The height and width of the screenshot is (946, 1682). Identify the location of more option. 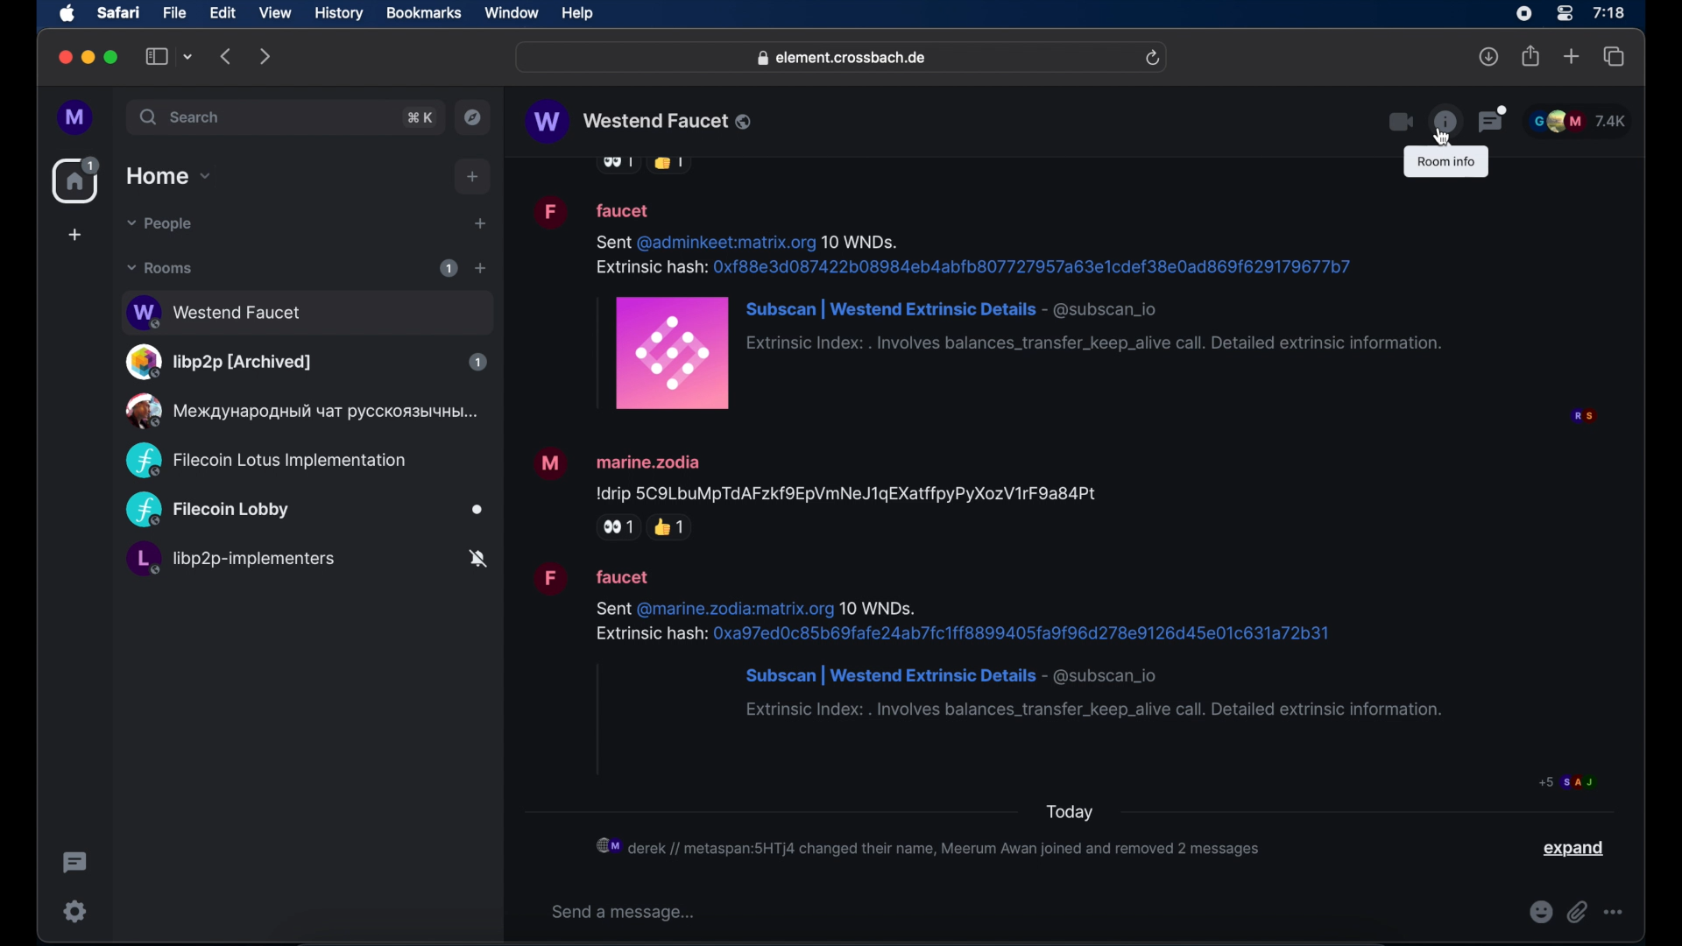
(1615, 912).